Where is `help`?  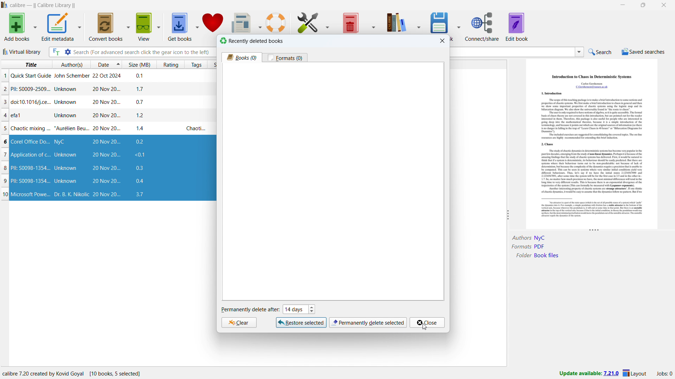
help is located at coordinates (276, 22).